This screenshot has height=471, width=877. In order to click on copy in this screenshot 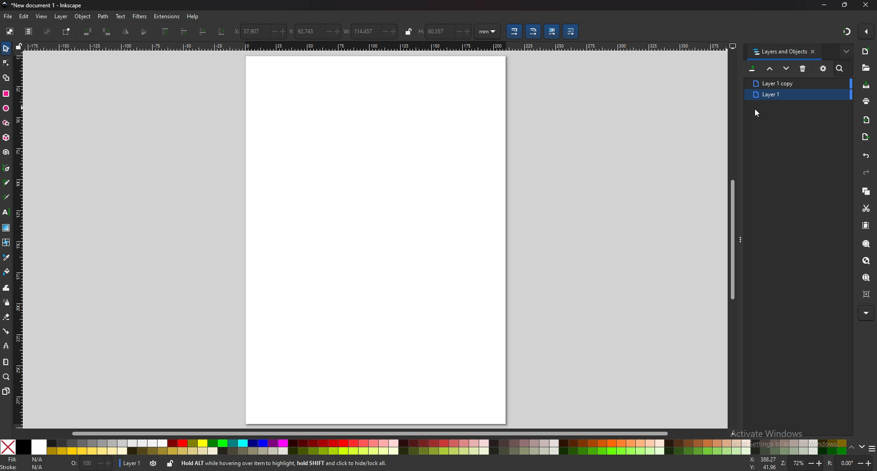, I will do `click(866, 190)`.